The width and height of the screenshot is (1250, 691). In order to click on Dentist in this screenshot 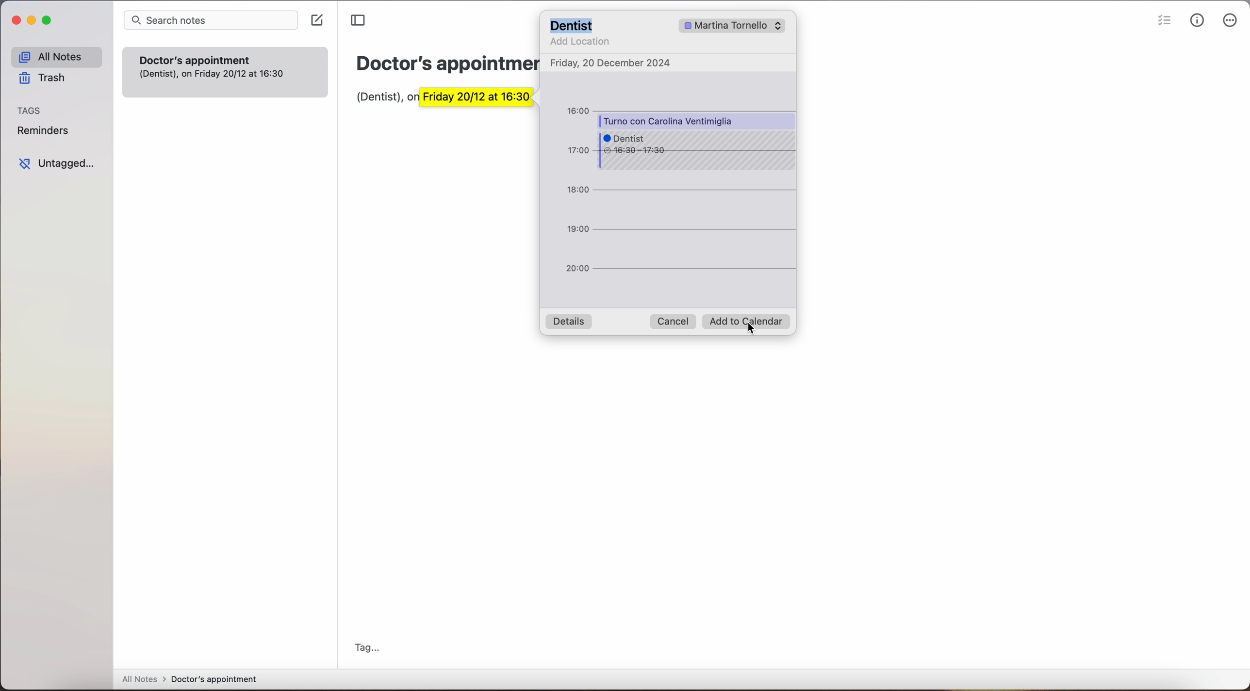, I will do `click(574, 25)`.